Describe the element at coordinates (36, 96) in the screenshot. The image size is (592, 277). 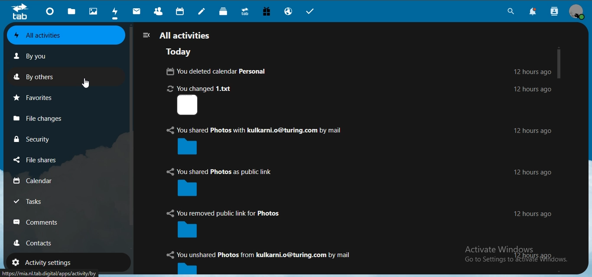
I see `favourites` at that location.